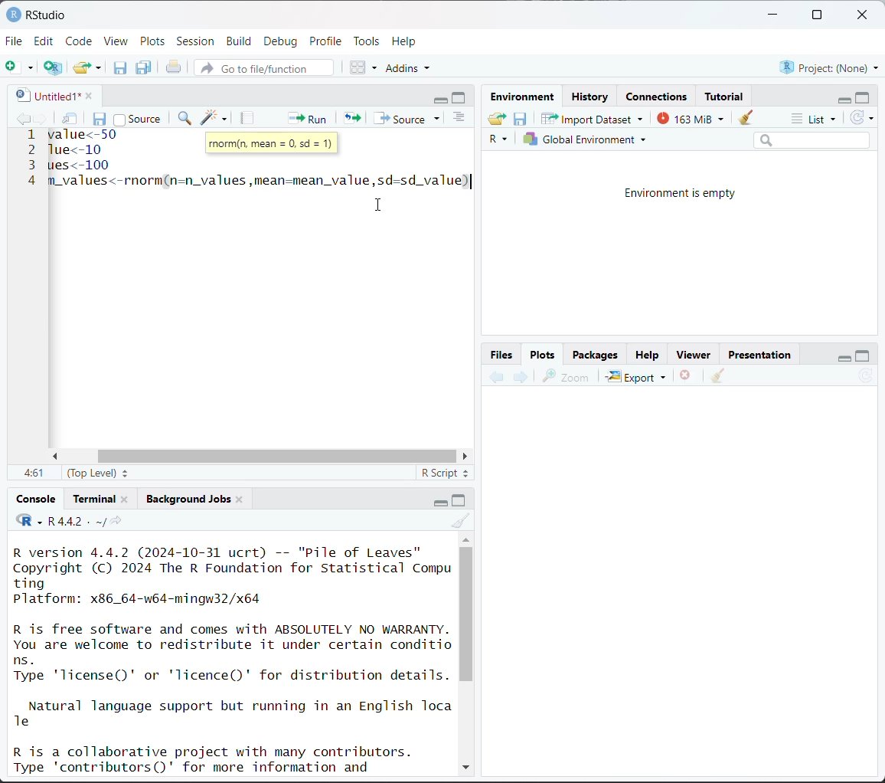 This screenshot has height=783, width=885. Describe the element at coordinates (31, 157) in the screenshot. I see `line number` at that location.